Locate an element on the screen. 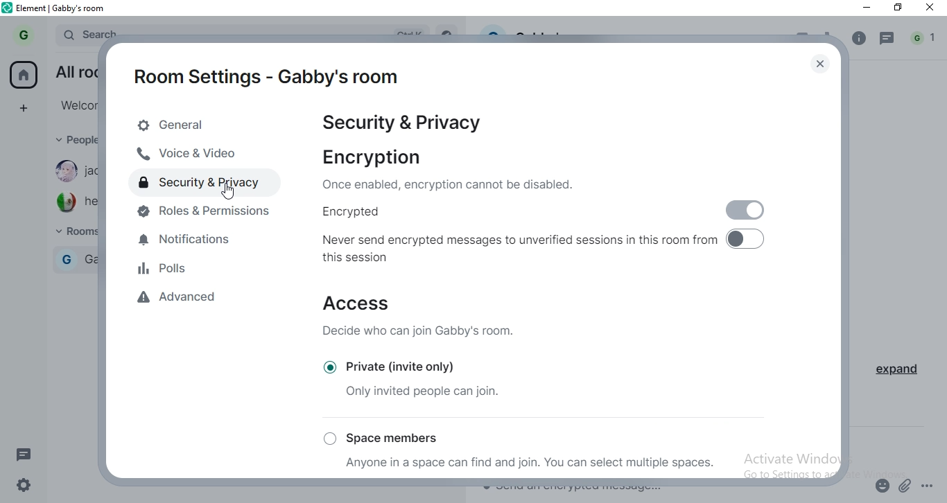 This screenshot has width=947, height=503. access is located at coordinates (428, 317).